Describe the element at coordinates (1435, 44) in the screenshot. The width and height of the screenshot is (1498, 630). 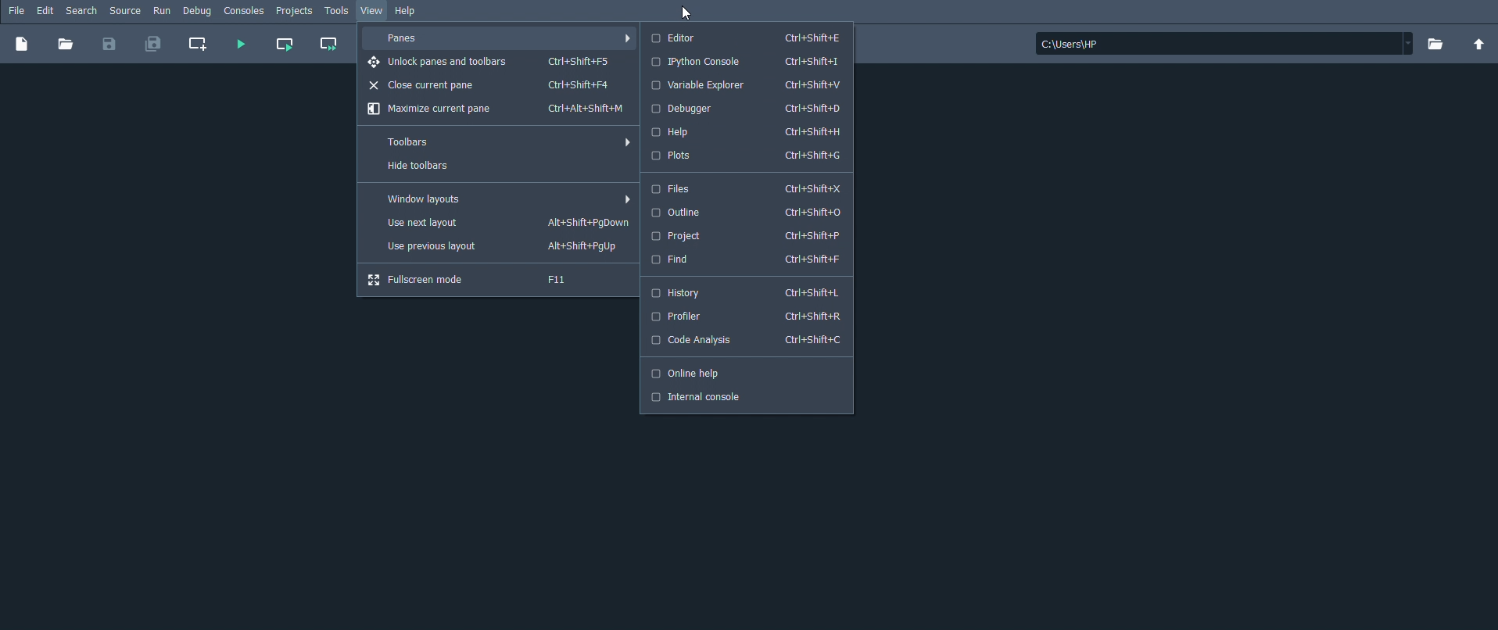
I see `Browse a working directory` at that location.